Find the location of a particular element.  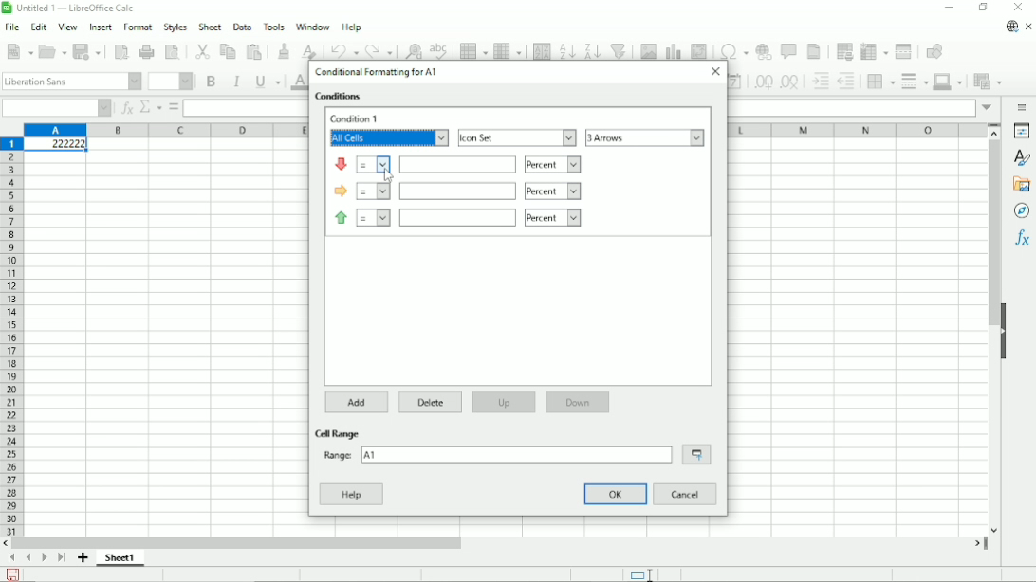

Row is located at coordinates (472, 48).